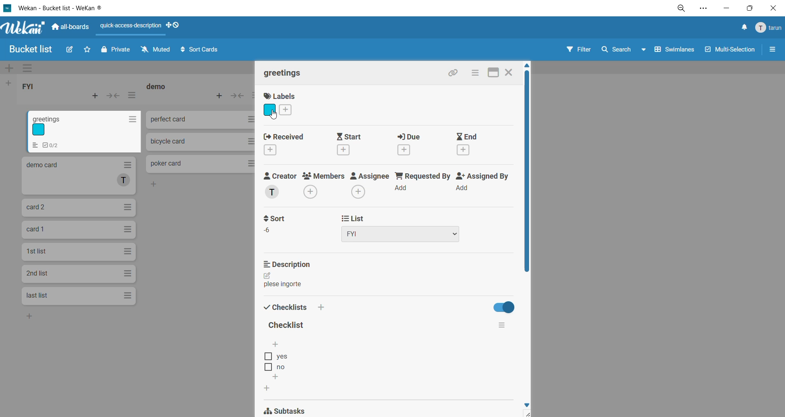  I want to click on 1st list, so click(78, 251).